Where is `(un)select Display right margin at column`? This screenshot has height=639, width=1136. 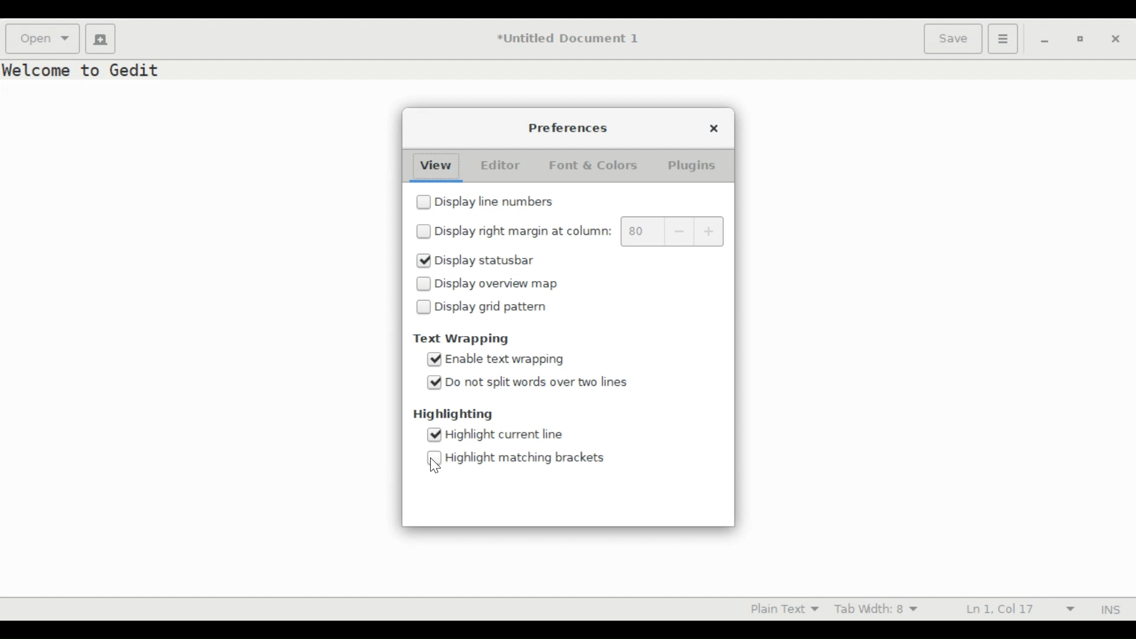 (un)select Display right margin at column is located at coordinates (524, 231).